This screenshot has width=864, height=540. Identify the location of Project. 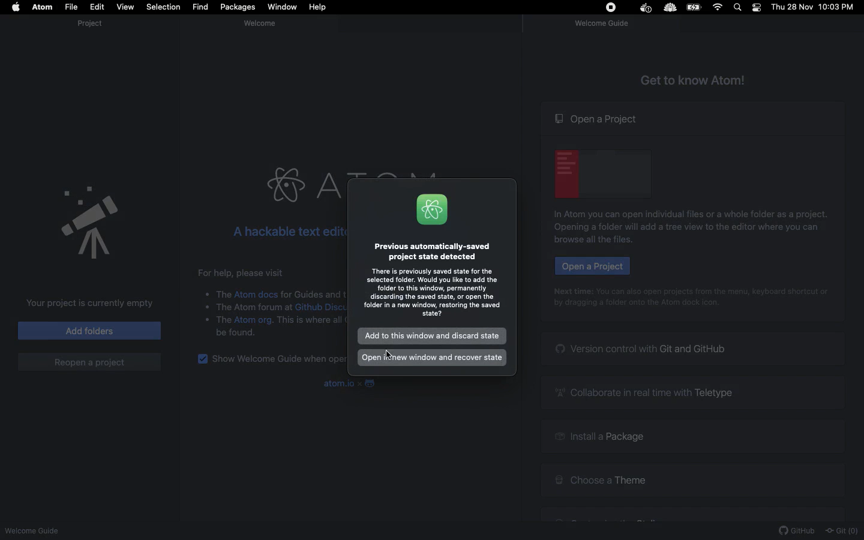
(87, 24).